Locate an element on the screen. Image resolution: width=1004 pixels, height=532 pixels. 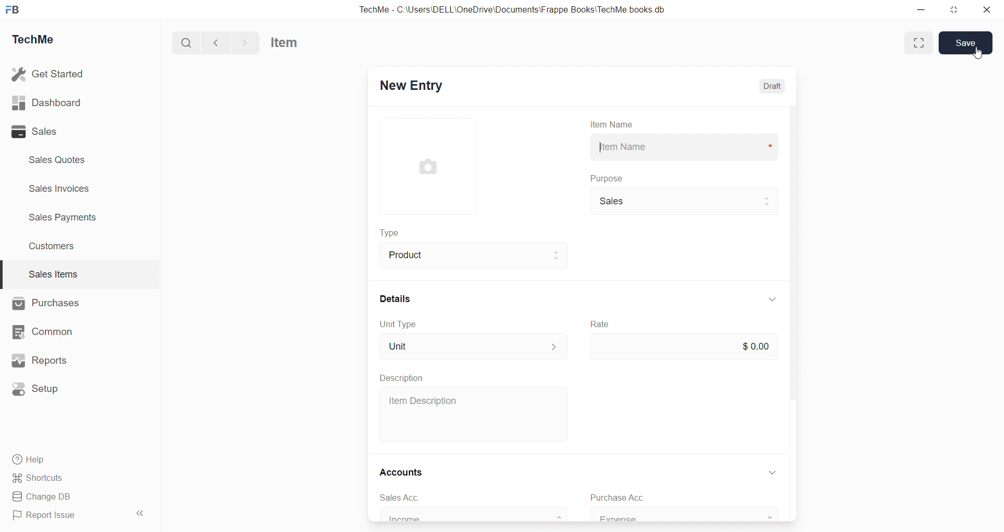
Shortcuts is located at coordinates (40, 478).